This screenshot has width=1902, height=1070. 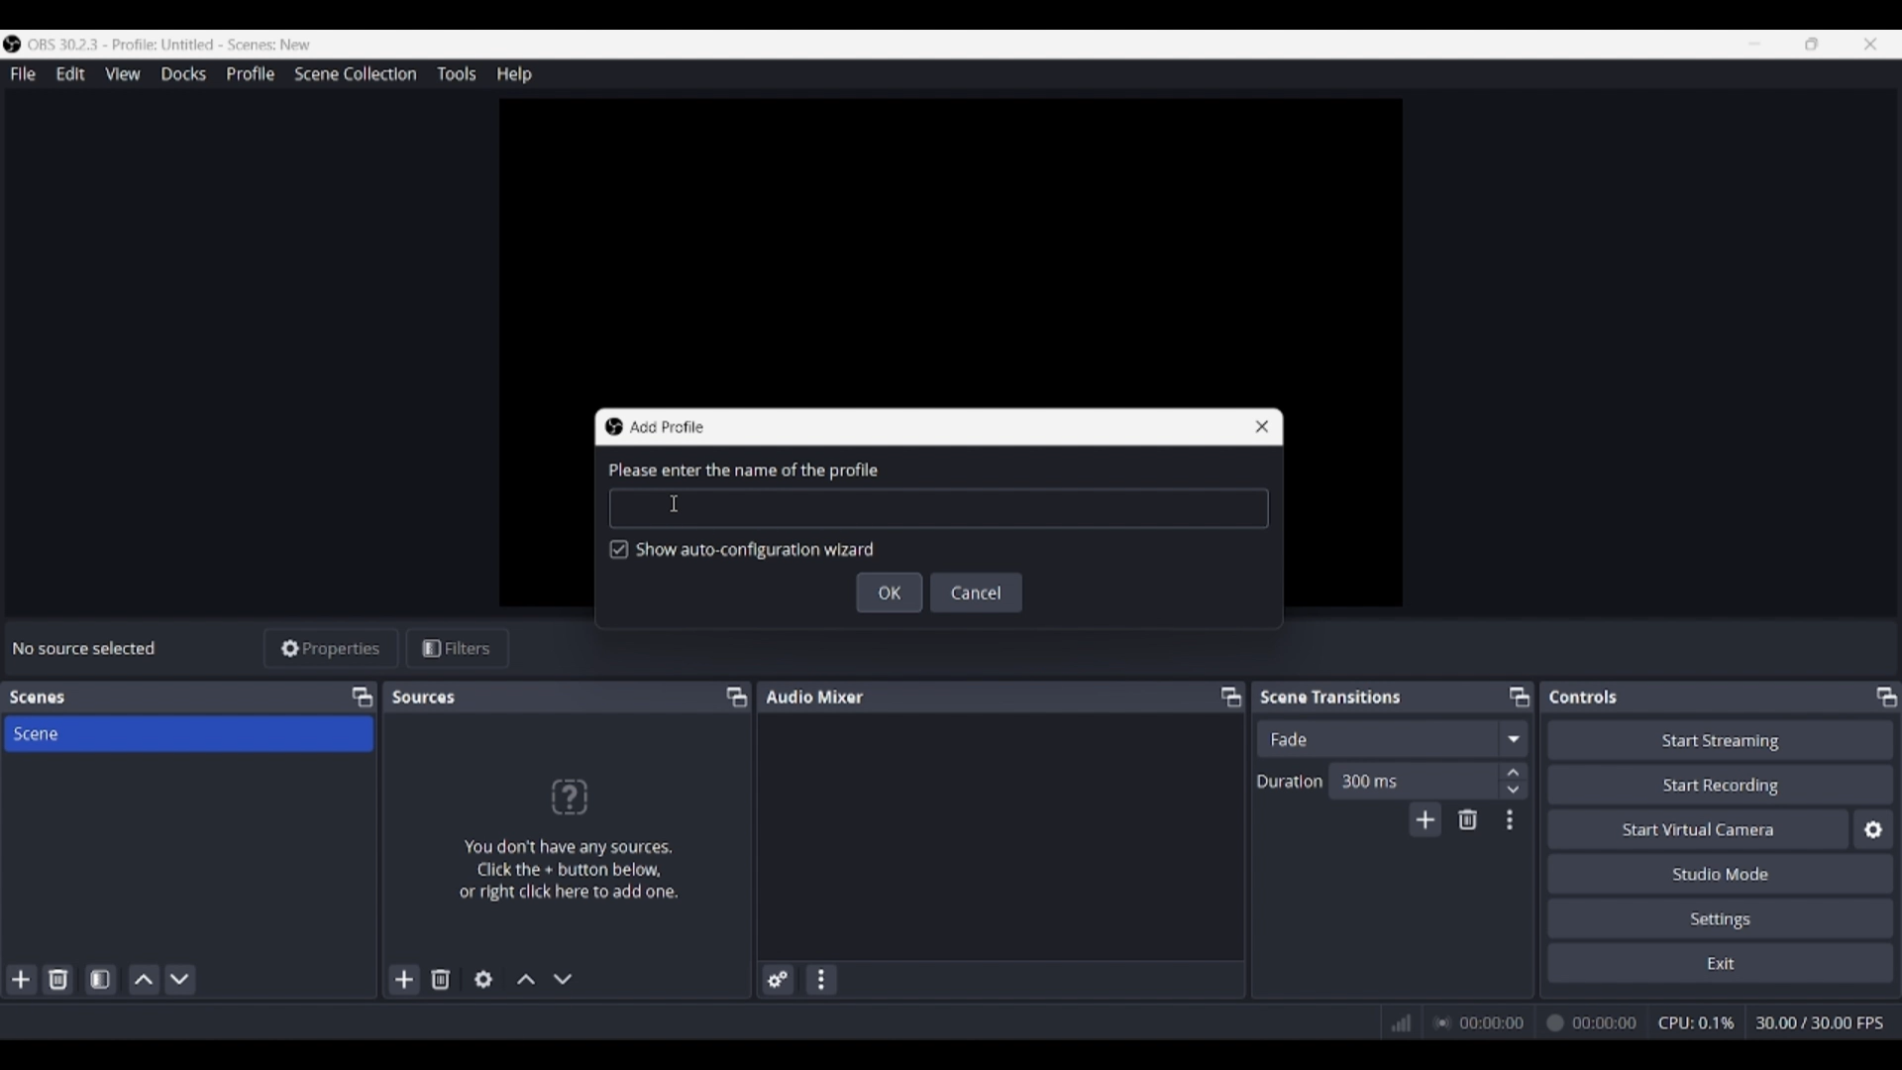 I want to click on Filters, so click(x=458, y=649).